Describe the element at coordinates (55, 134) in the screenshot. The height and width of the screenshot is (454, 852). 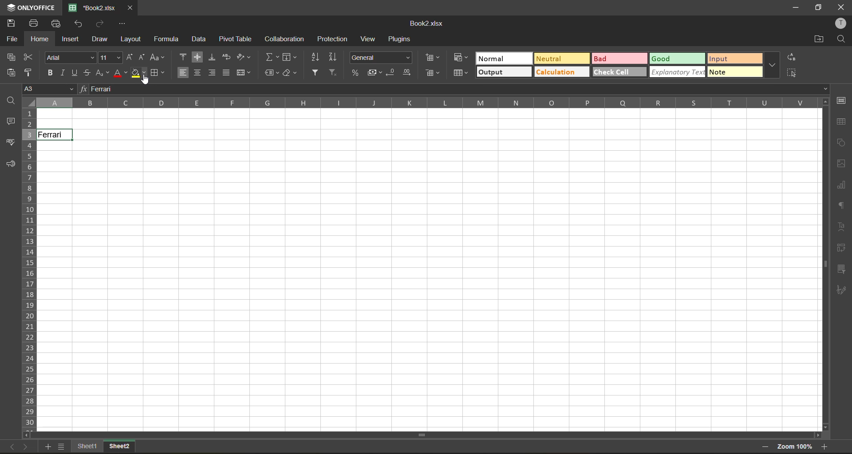
I see `Ferrari` at that location.